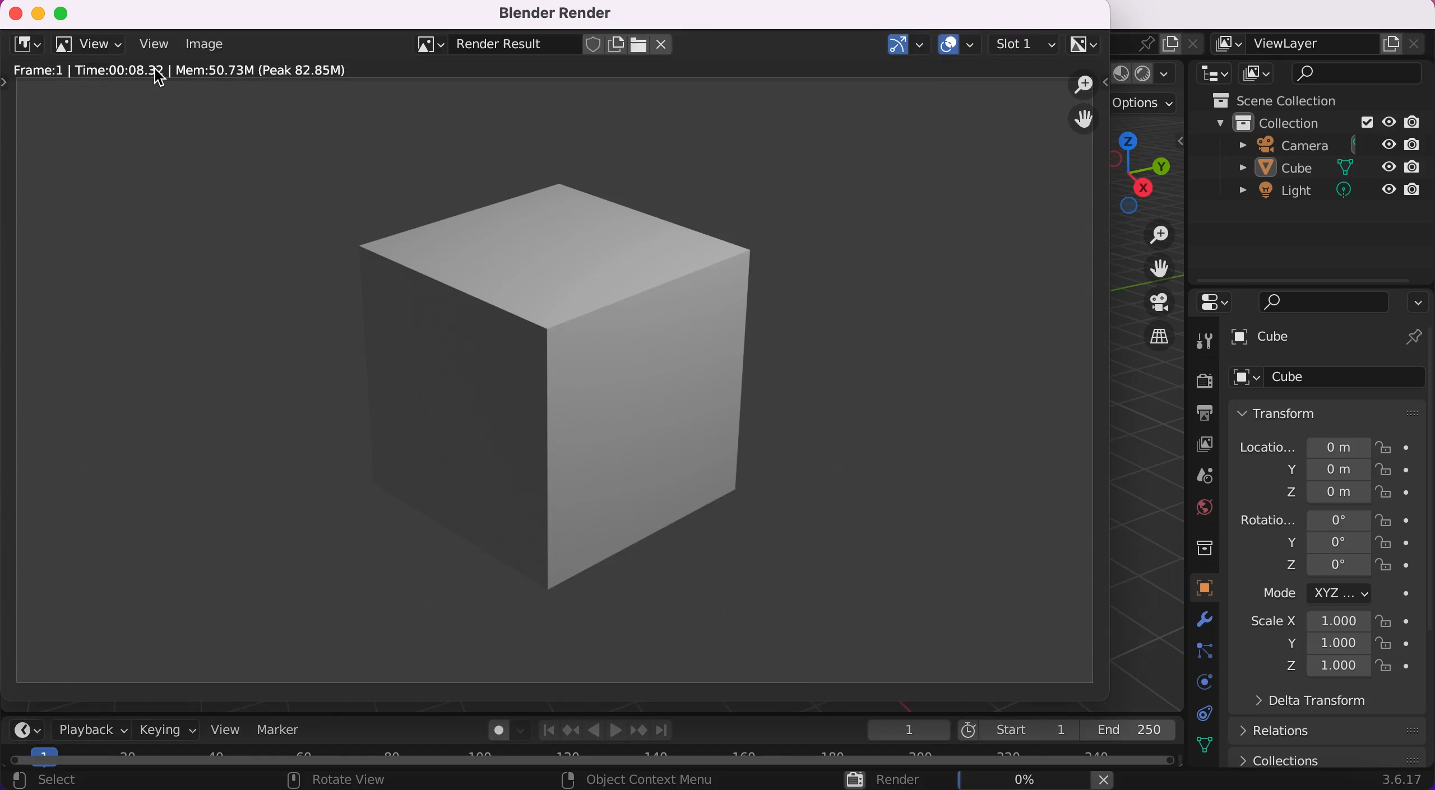 Image resolution: width=1435 pixels, height=790 pixels. Describe the element at coordinates (159, 78) in the screenshot. I see `cursor` at that location.